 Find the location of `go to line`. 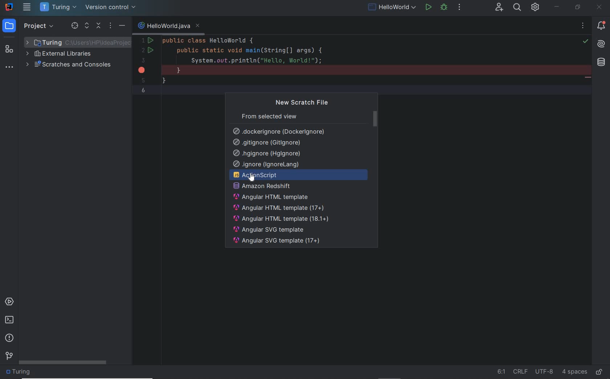

go to line is located at coordinates (501, 372).